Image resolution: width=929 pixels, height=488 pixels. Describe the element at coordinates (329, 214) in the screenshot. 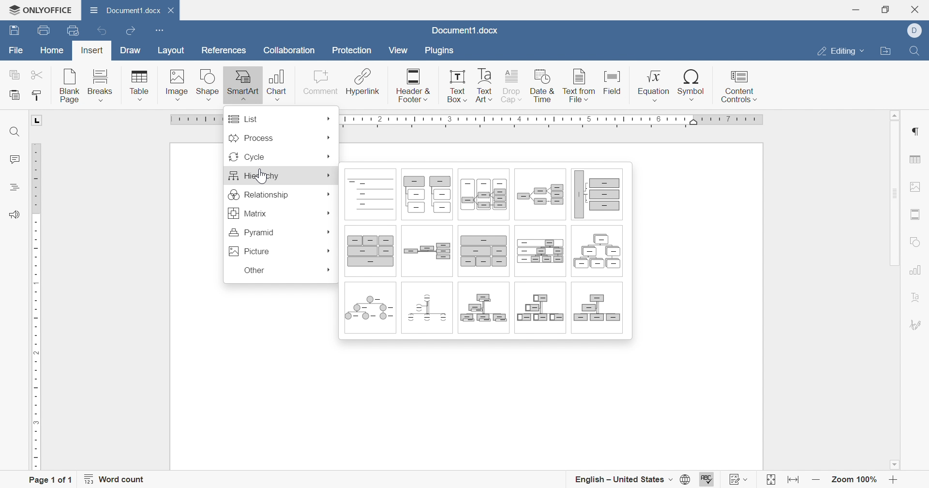

I see `More` at that location.